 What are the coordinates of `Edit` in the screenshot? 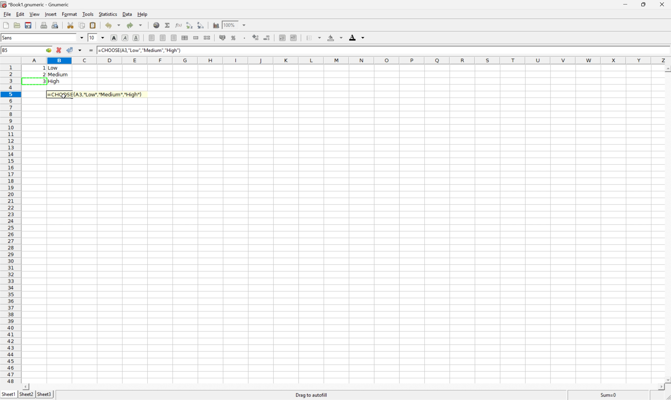 It's located at (20, 13).